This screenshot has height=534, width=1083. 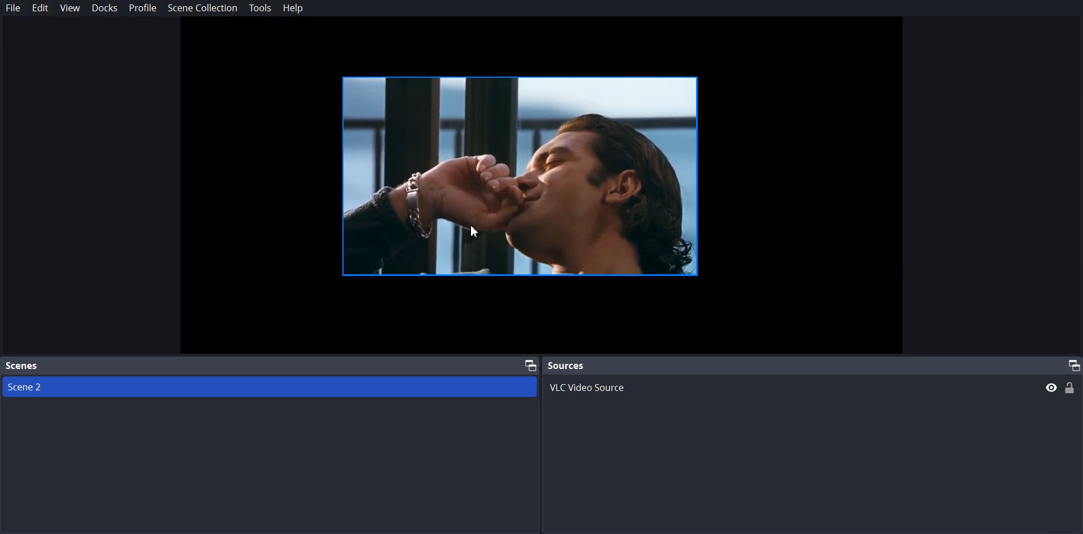 I want to click on Cursor, so click(x=474, y=231).